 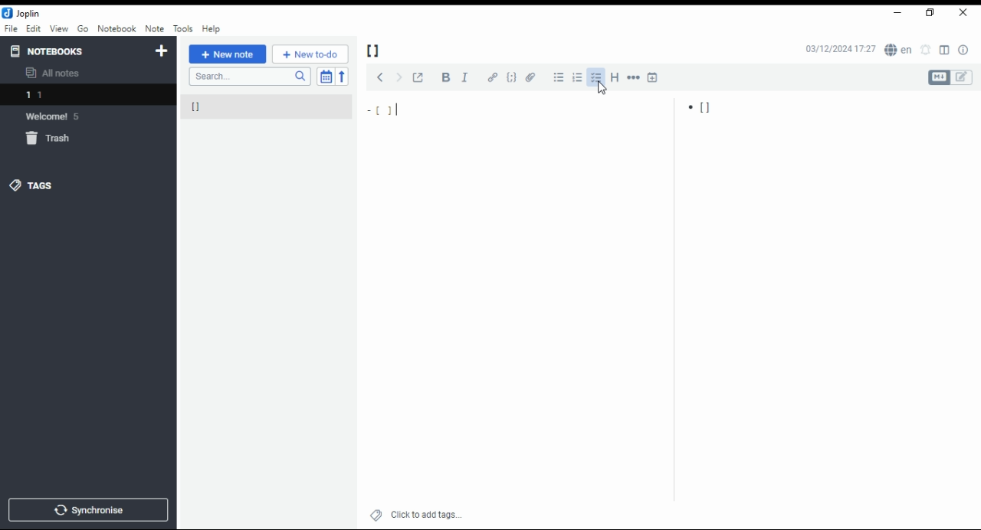 What do you see at coordinates (162, 51) in the screenshot?
I see `new notebook` at bounding box center [162, 51].